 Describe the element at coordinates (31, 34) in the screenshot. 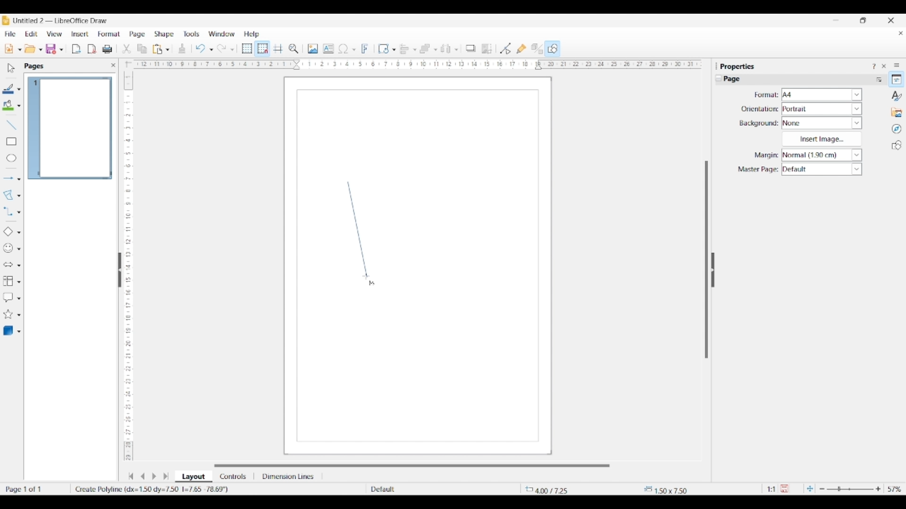

I see `Edit` at that location.